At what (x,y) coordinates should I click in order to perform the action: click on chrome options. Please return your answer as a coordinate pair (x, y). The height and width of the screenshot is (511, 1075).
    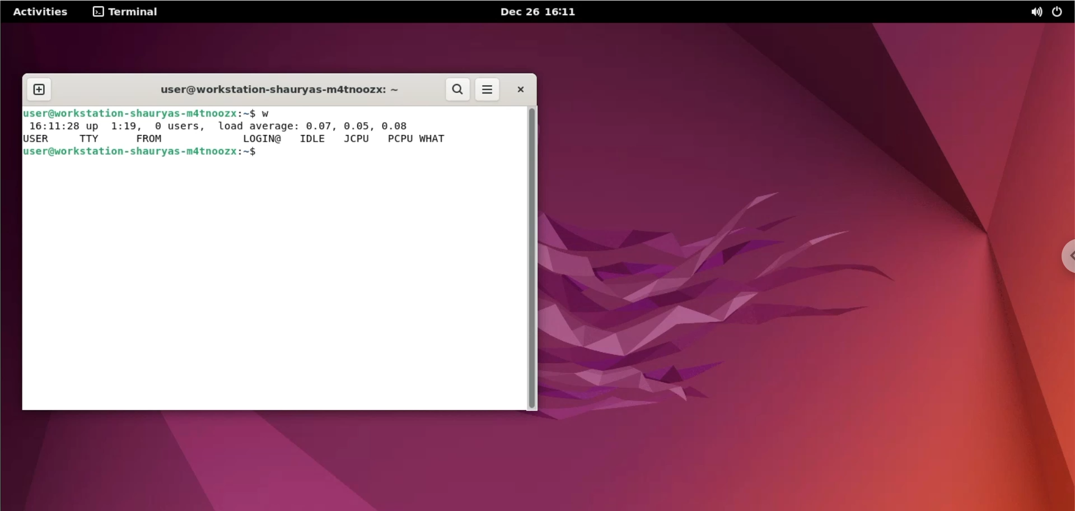
    Looking at the image, I should click on (1068, 254).